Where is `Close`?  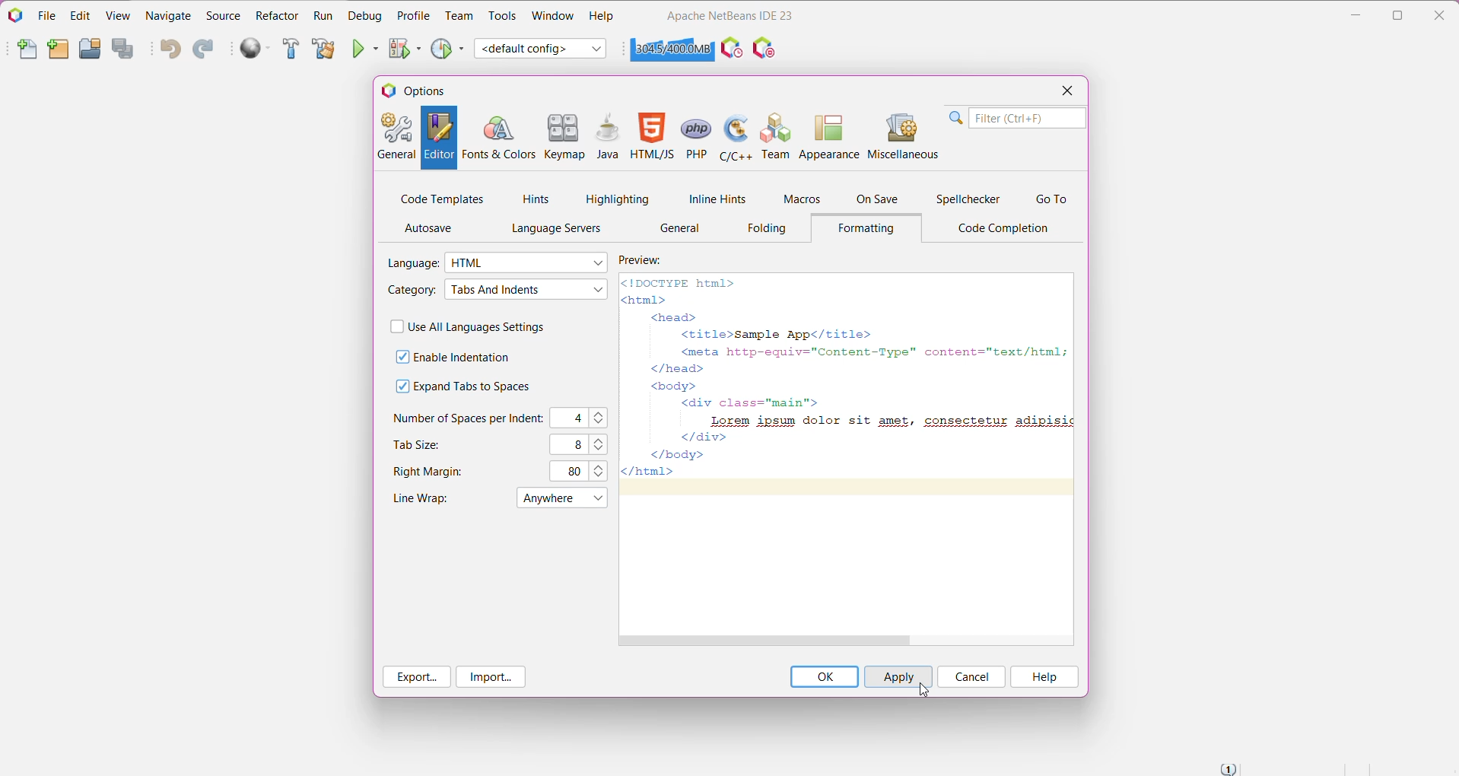 Close is located at coordinates (1065, 92).